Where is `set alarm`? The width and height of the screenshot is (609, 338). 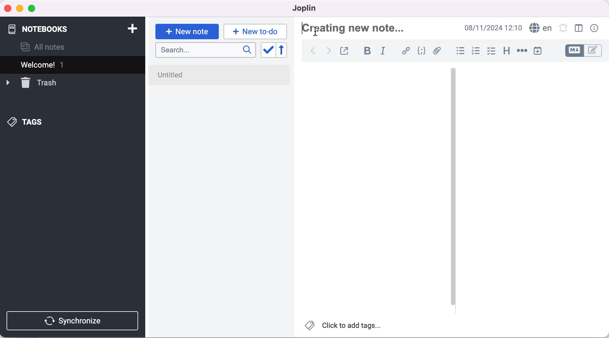 set alarm is located at coordinates (562, 29).